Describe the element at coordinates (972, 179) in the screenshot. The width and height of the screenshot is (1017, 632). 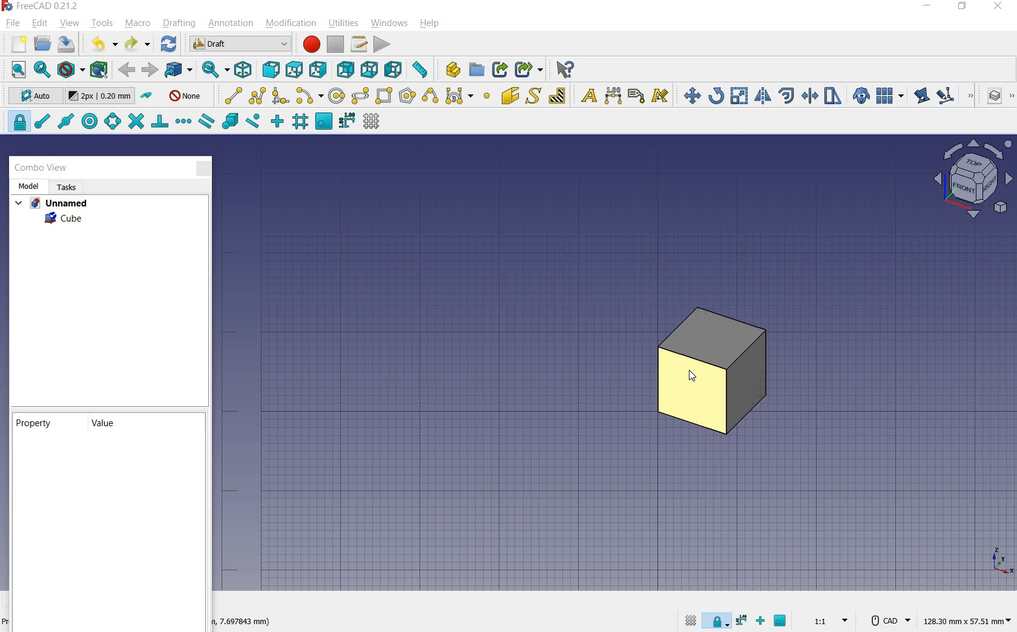
I see `view plane options` at that location.